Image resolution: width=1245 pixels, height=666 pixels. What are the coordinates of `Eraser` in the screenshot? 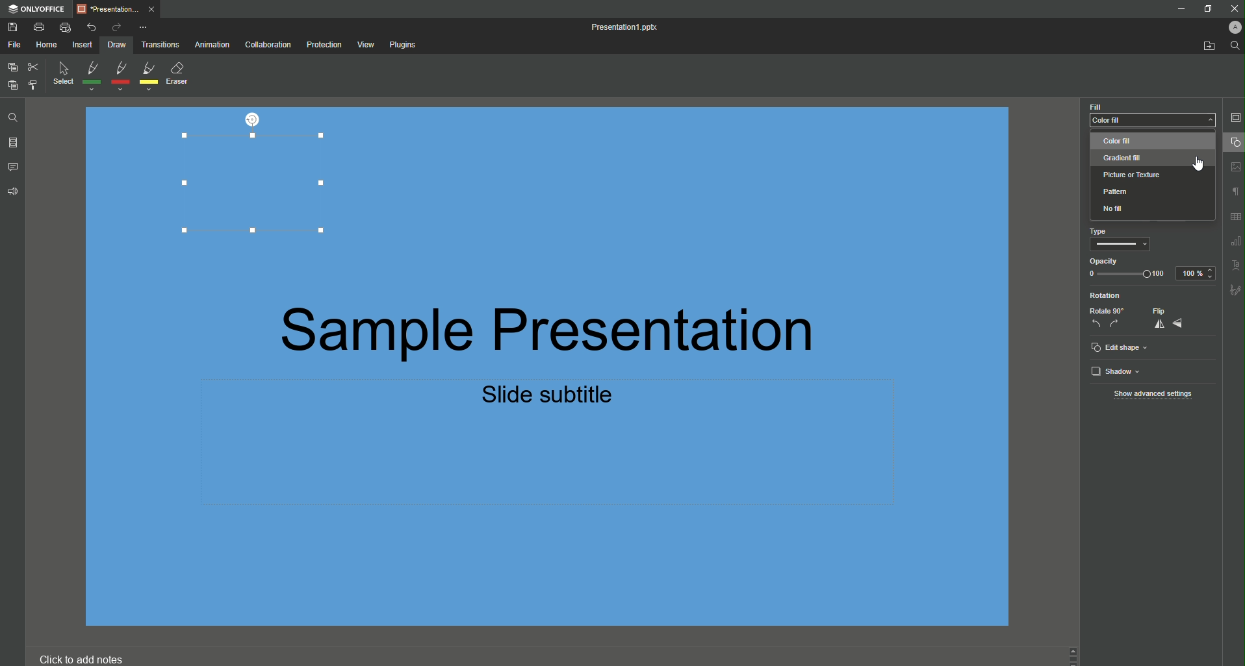 It's located at (182, 75).